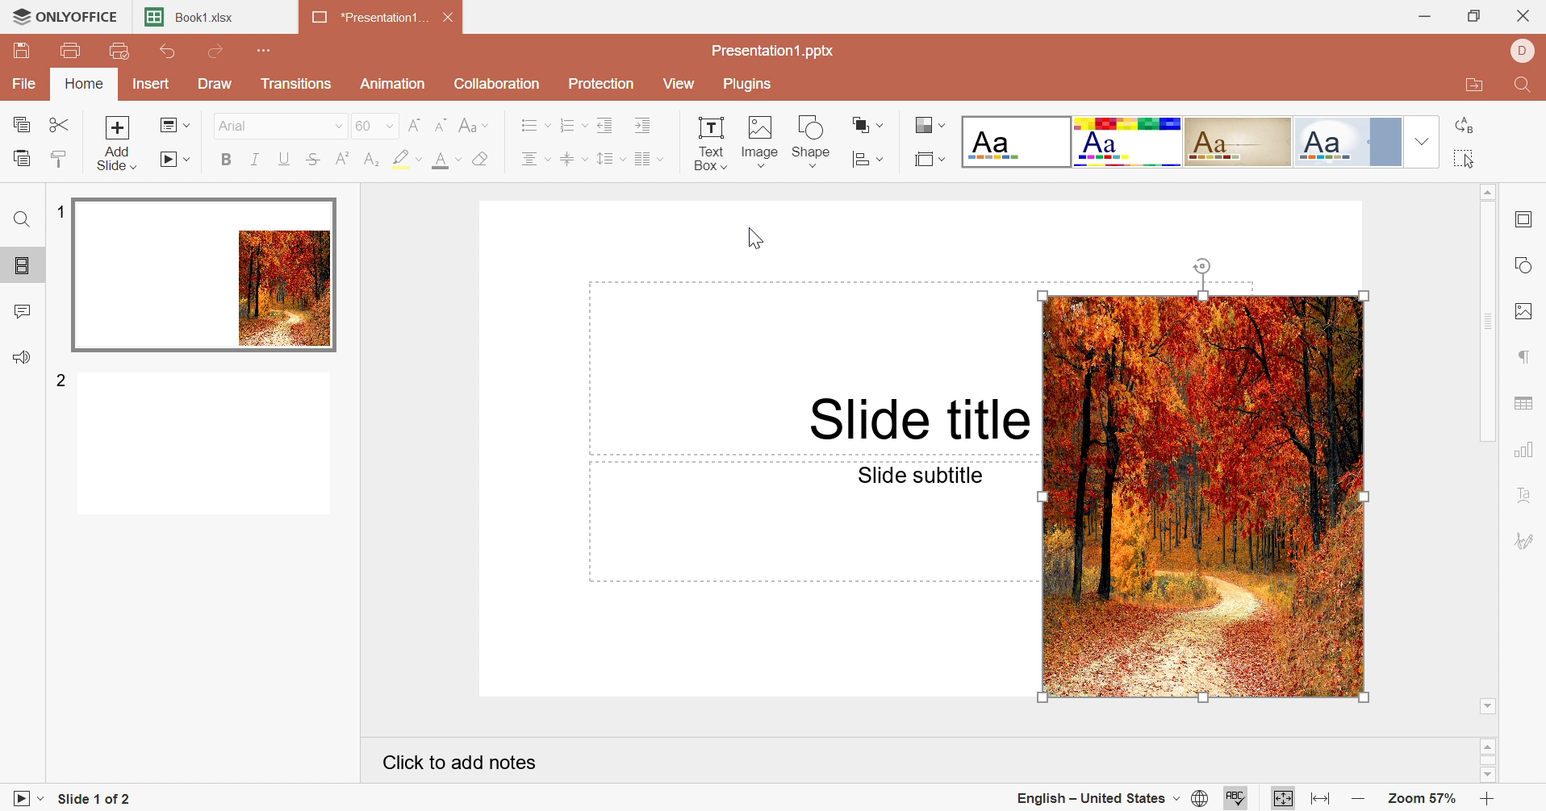 This screenshot has width=1546, height=811. Describe the element at coordinates (1199, 801) in the screenshot. I see `Set document language` at that location.